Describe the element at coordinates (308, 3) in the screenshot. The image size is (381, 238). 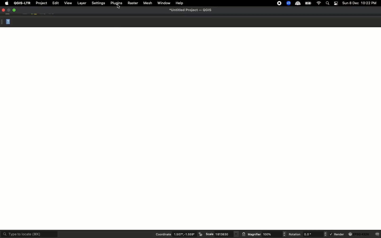
I see `Charge` at that location.